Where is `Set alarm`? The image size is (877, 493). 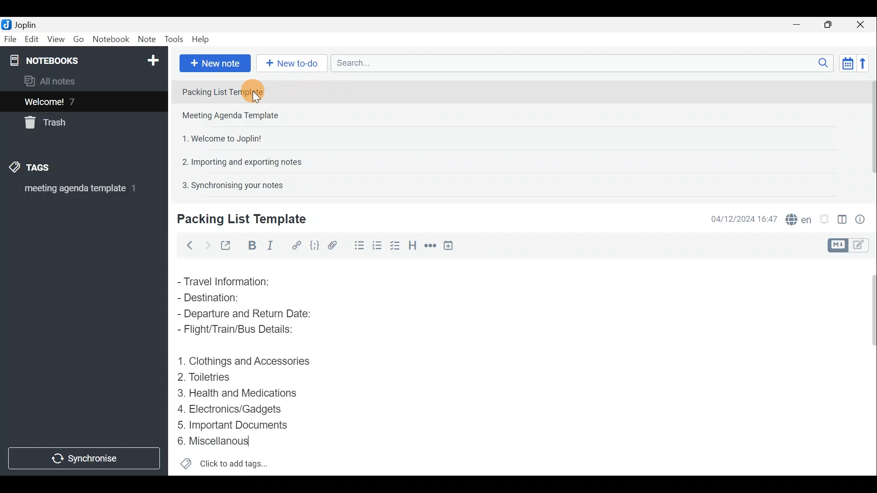
Set alarm is located at coordinates (824, 217).